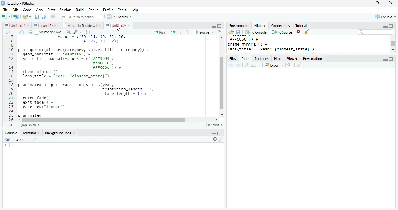 The height and width of the screenshot is (210, 398). I want to click on forward, so click(239, 65).